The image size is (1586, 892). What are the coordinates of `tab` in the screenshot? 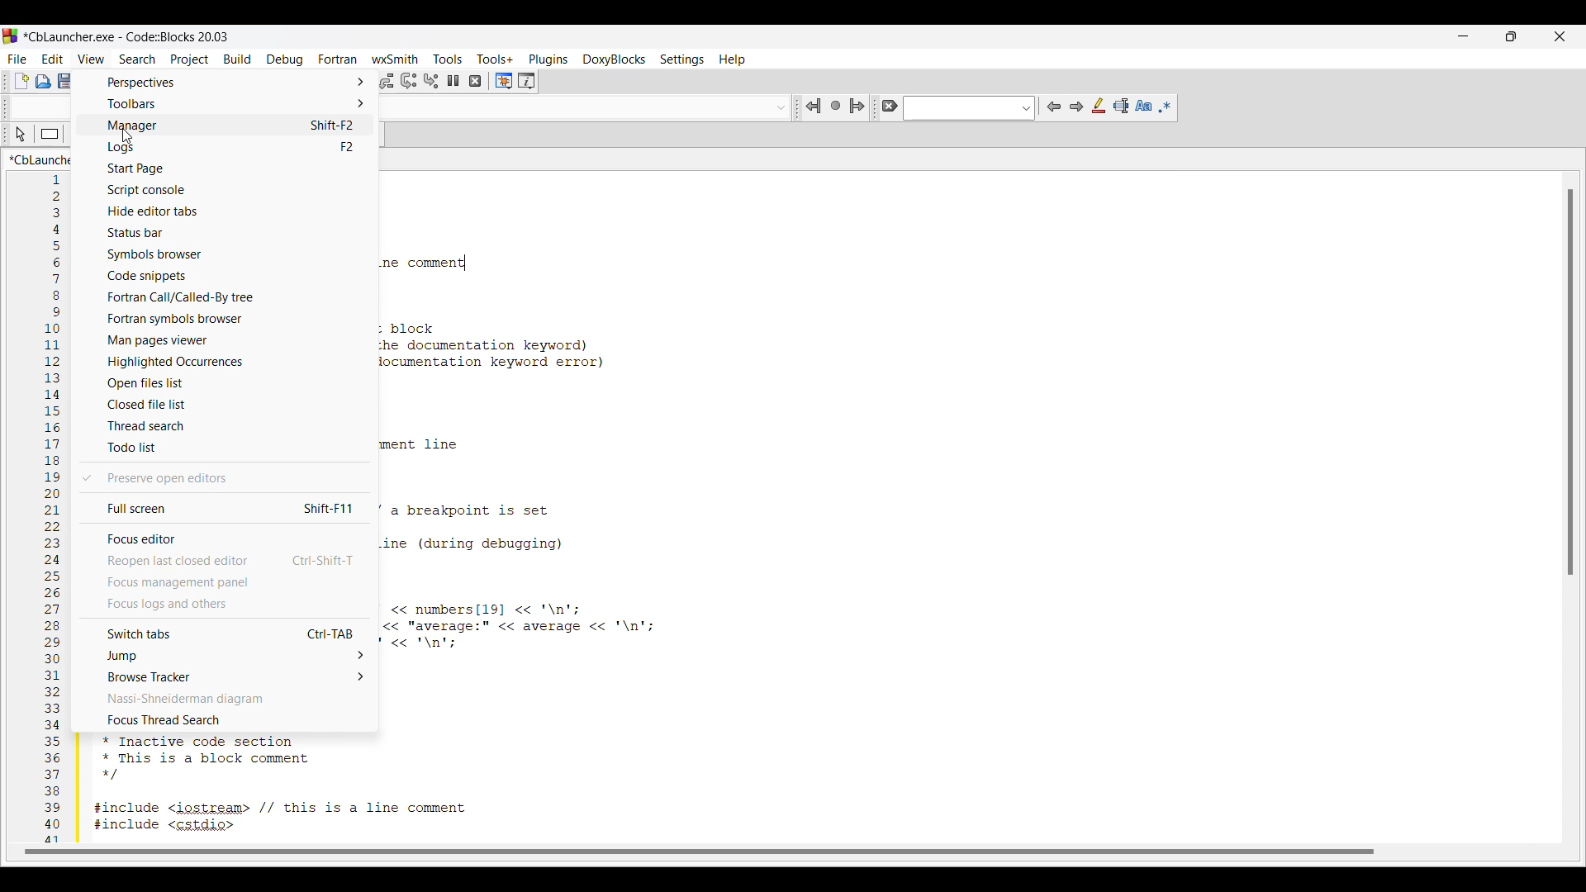 It's located at (1568, 382).